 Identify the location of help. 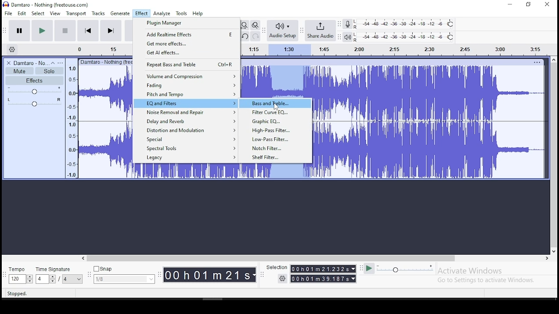
(198, 14).